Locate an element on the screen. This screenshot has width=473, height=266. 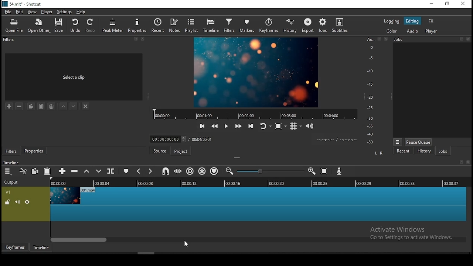
minimize is located at coordinates (431, 4).